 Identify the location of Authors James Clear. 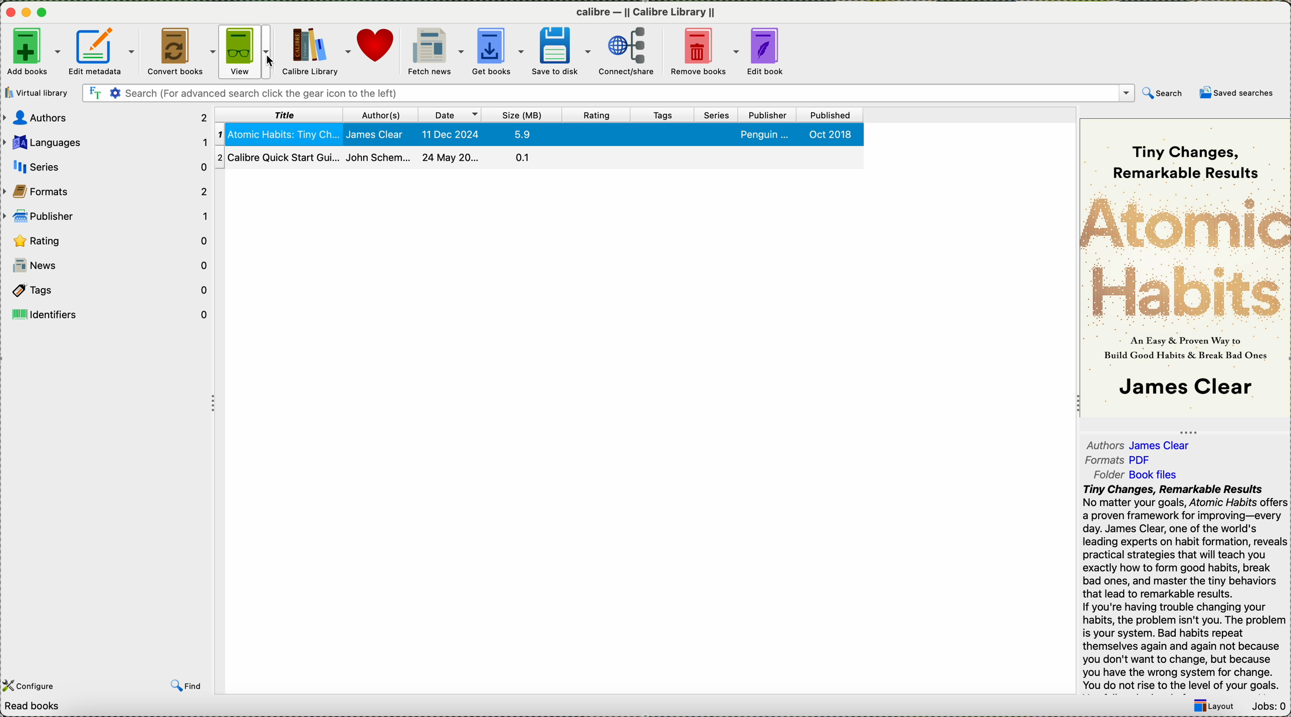
(1141, 443).